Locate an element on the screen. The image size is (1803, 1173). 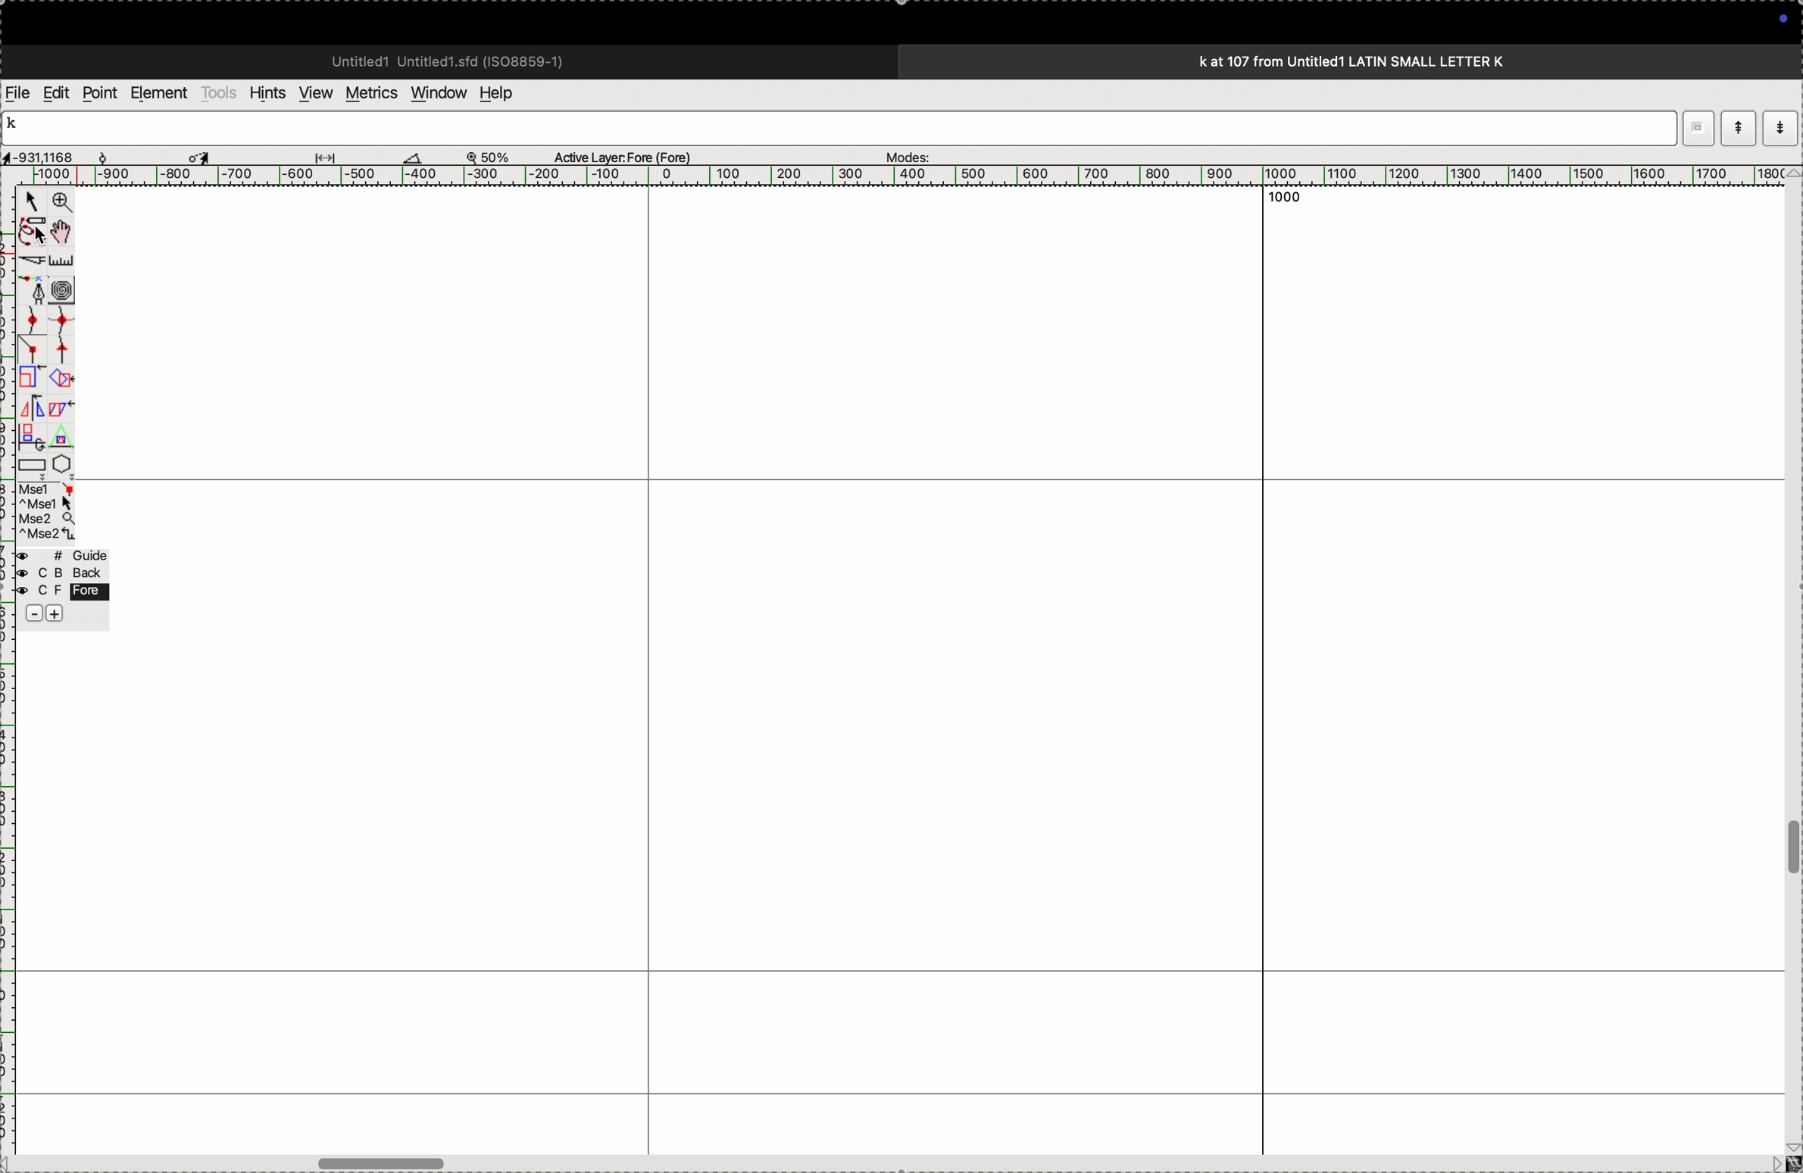
horizontal scale is located at coordinates (884, 176).